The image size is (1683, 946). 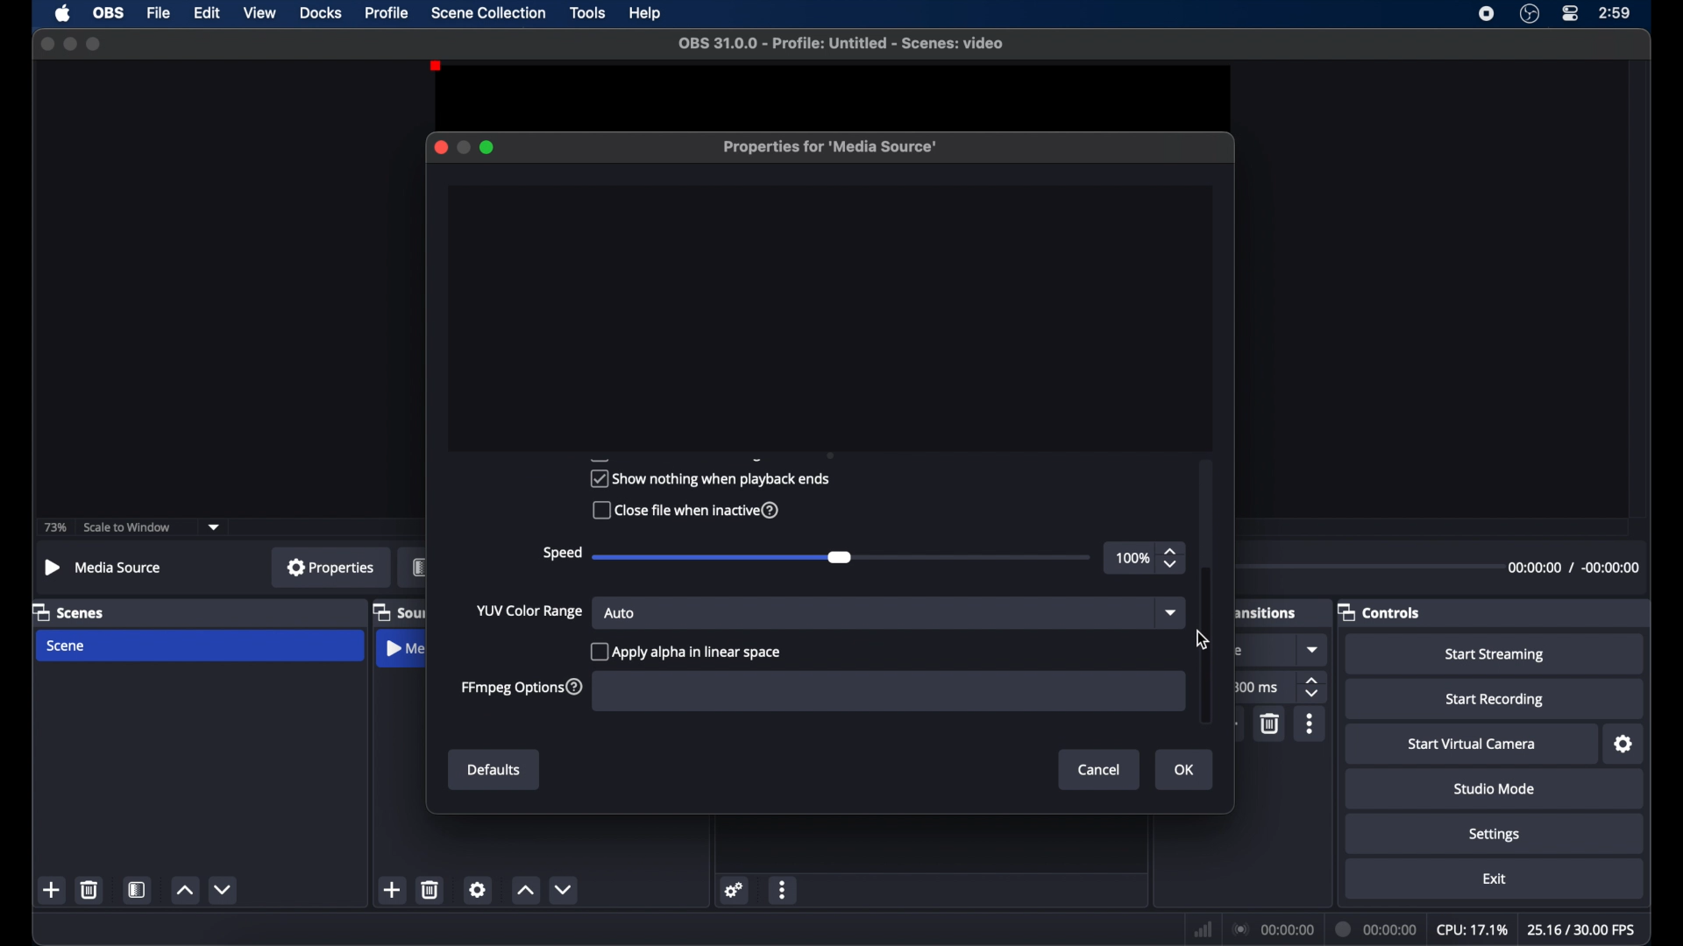 What do you see at coordinates (387, 12) in the screenshot?
I see `profile` at bounding box center [387, 12].